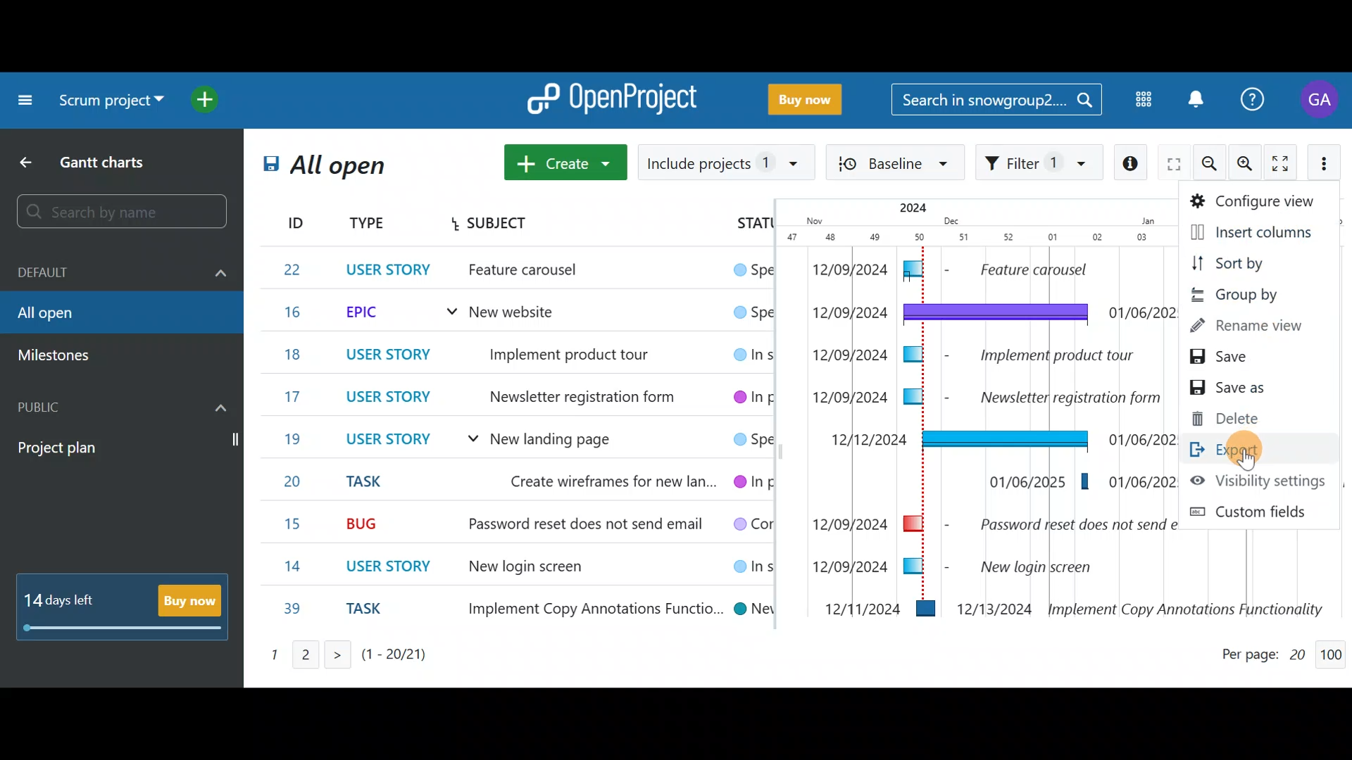 The width and height of the screenshot is (1352, 760). Describe the element at coordinates (1239, 296) in the screenshot. I see `Group by` at that location.